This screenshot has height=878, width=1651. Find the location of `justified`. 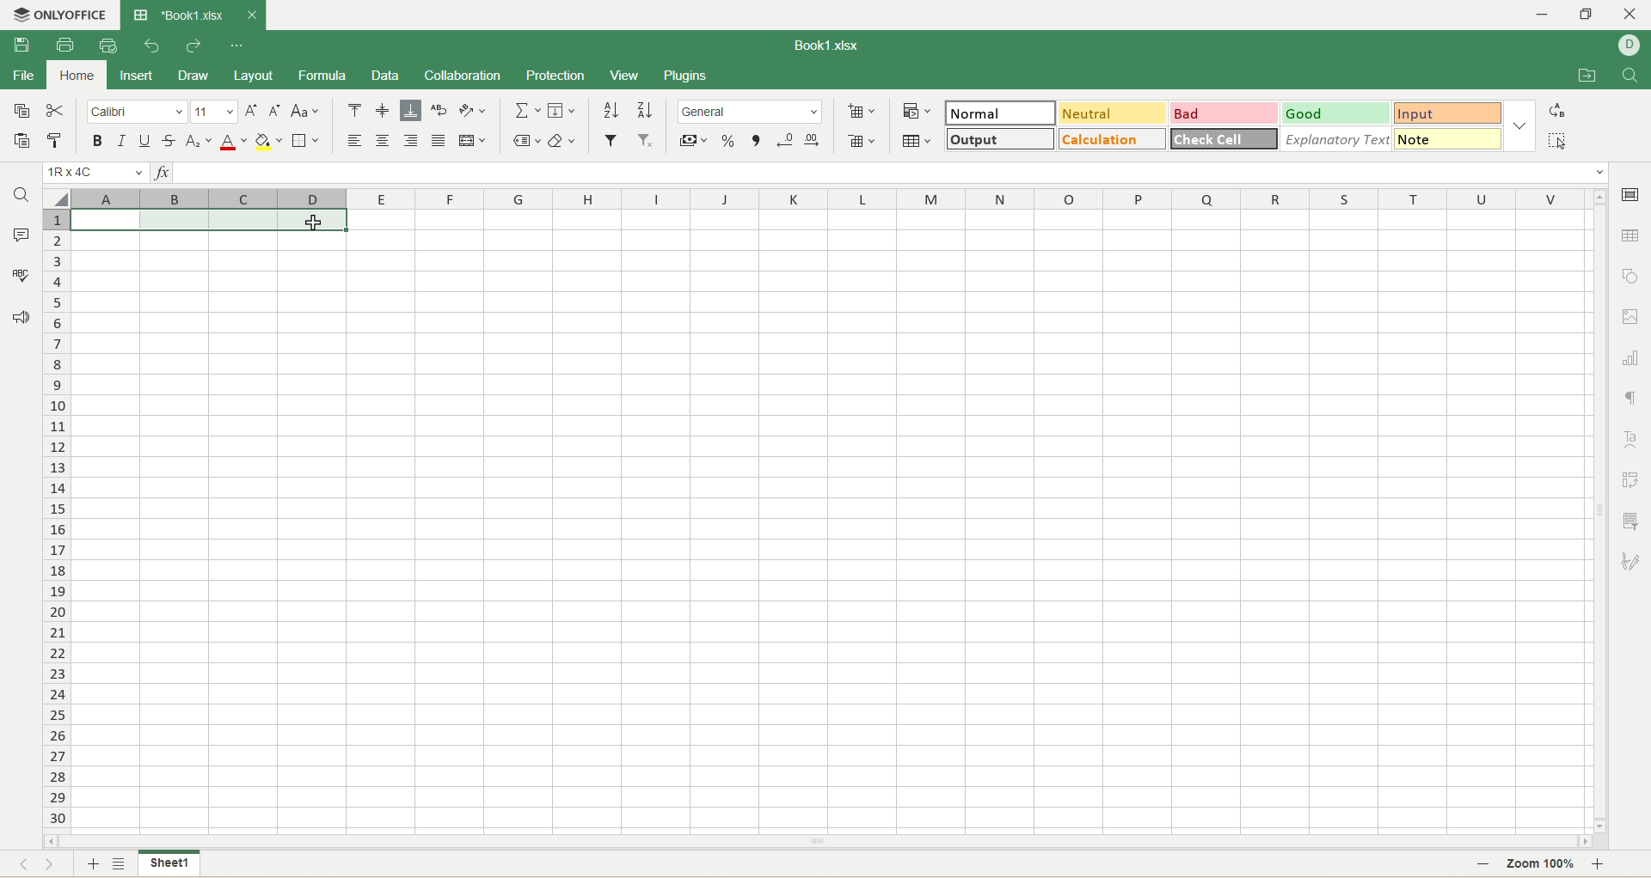

justified is located at coordinates (439, 142).